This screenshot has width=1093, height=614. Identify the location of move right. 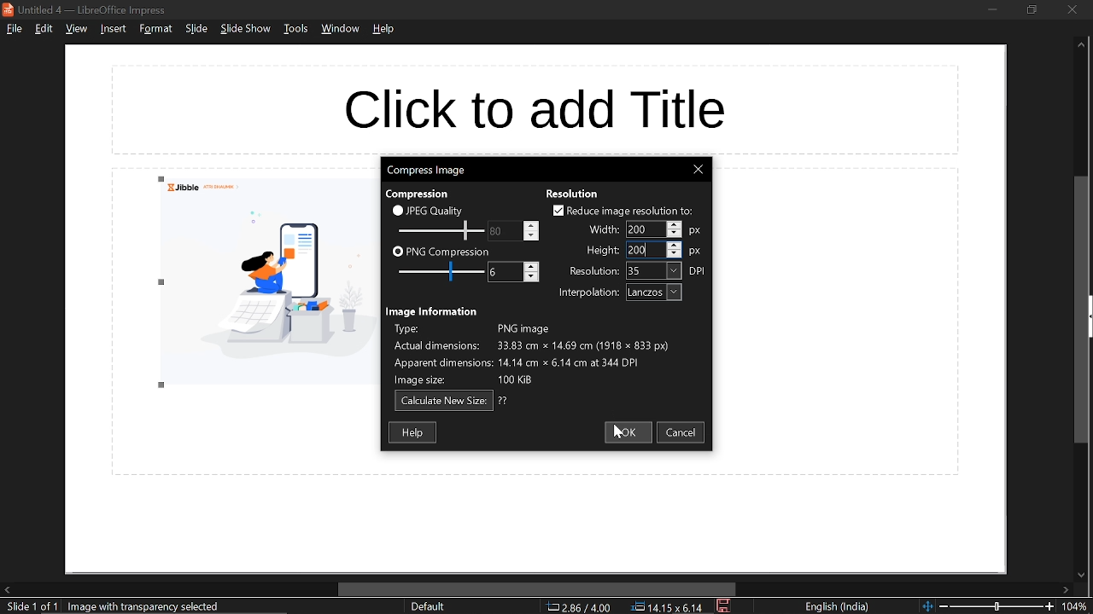
(1066, 591).